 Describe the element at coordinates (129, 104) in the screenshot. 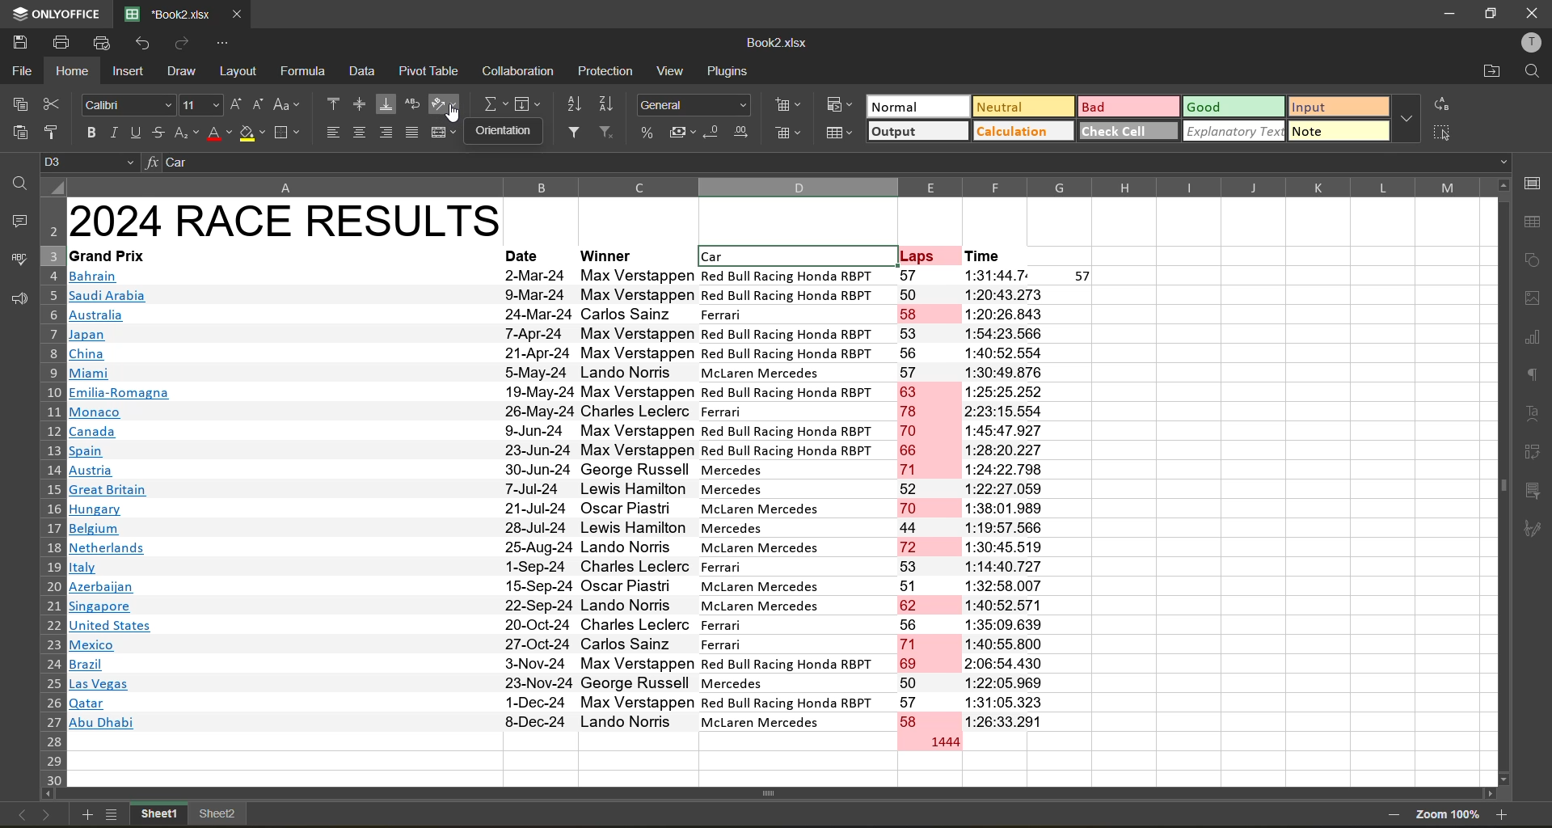

I see `font style` at that location.